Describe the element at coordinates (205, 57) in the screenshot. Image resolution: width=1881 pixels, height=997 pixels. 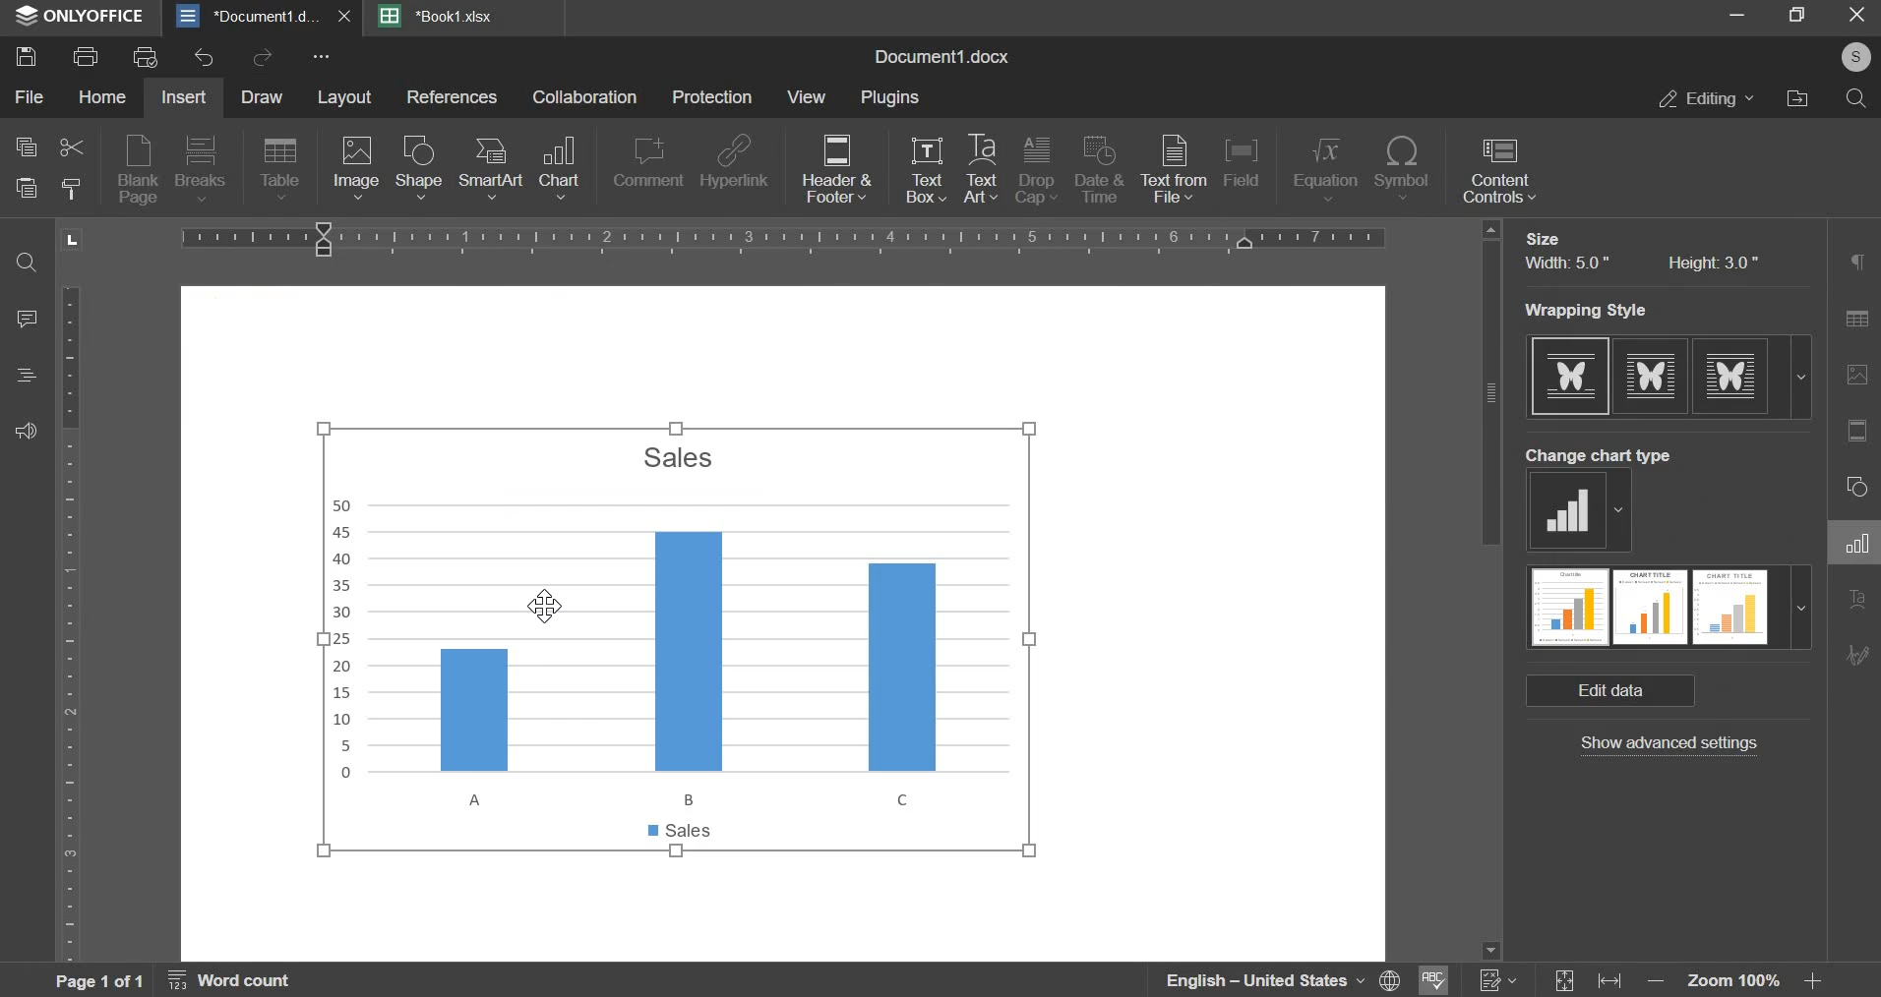
I see `undo` at that location.